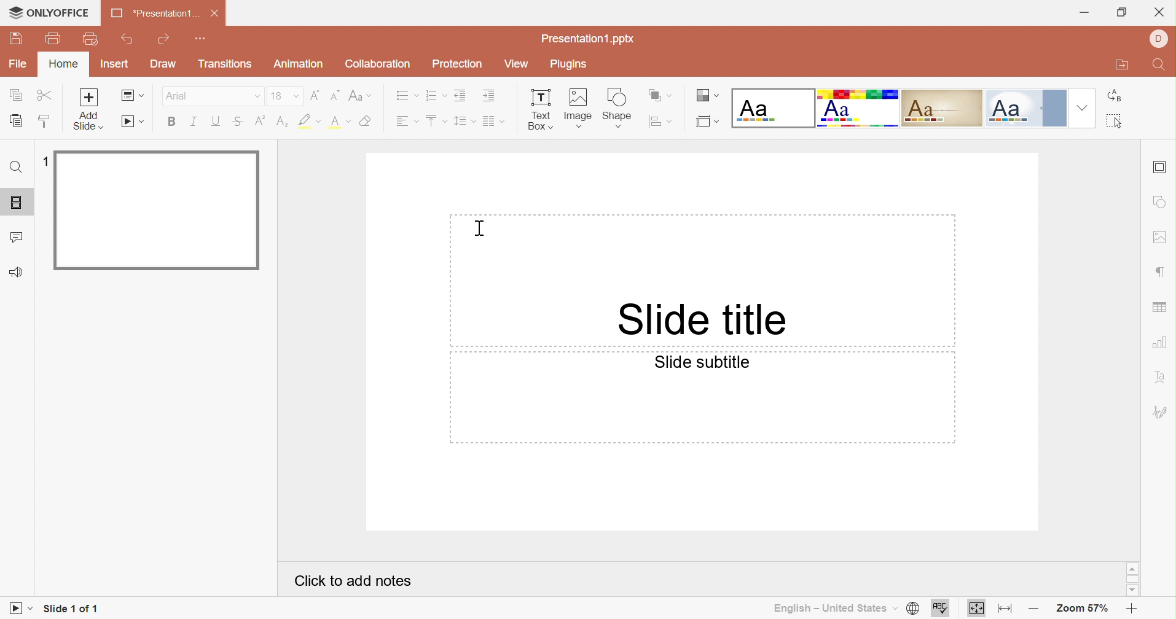 Image resolution: width=1176 pixels, height=619 pixels. I want to click on Drop Down, so click(257, 97).